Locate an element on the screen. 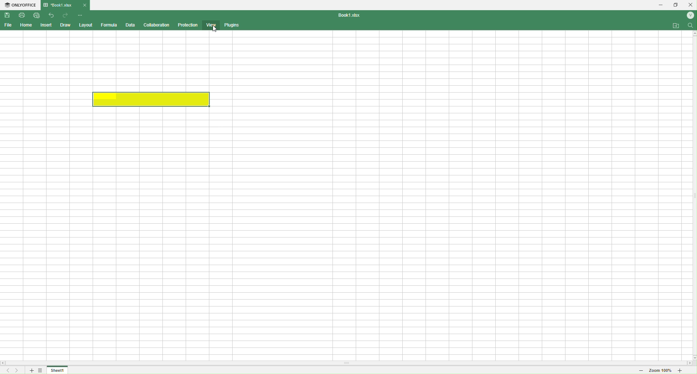  Protection is located at coordinates (188, 24).